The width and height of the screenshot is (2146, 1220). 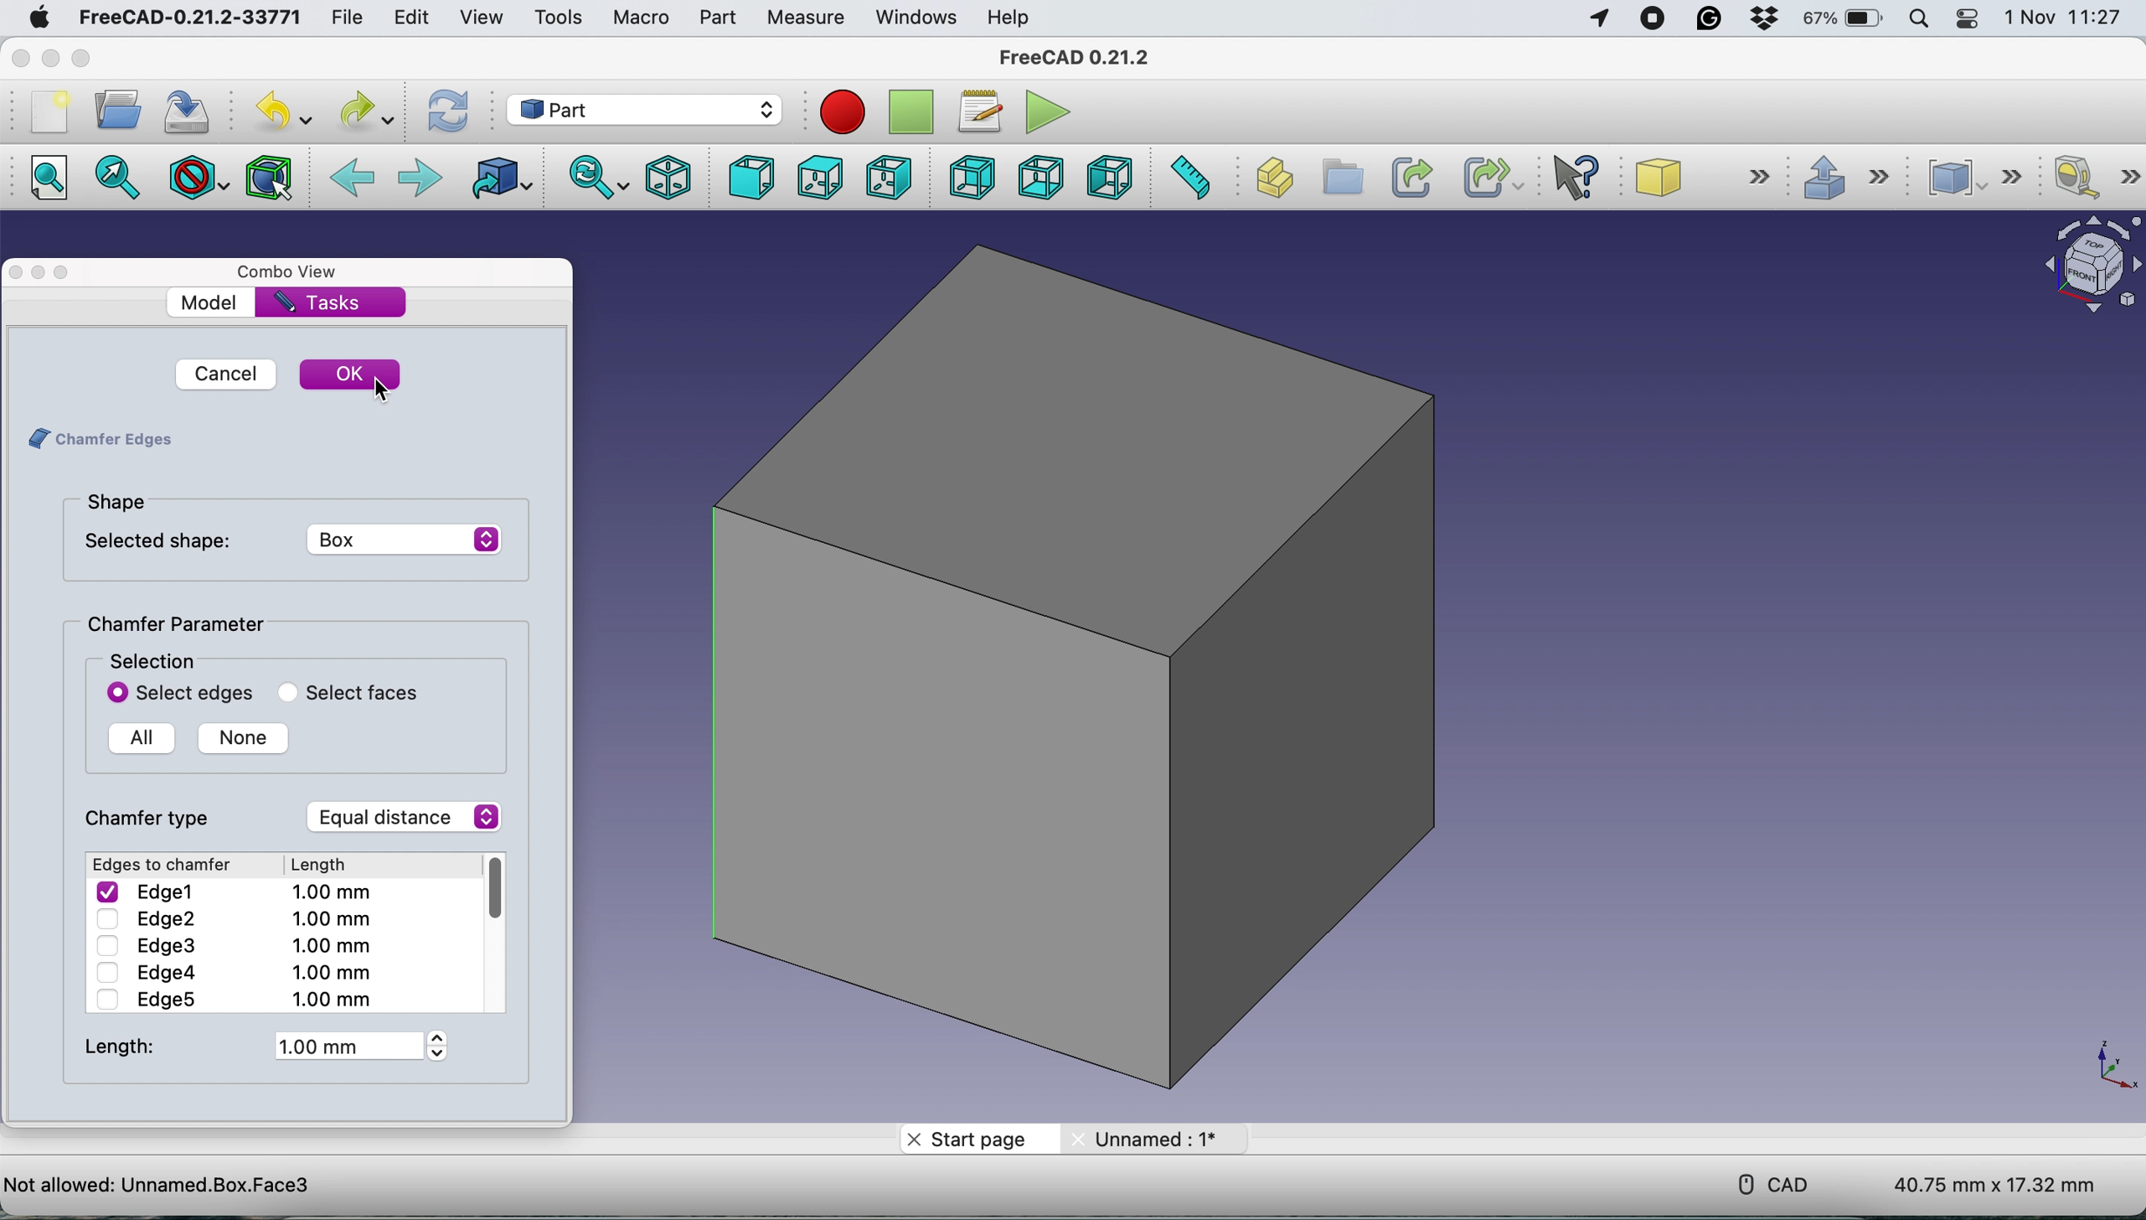 What do you see at coordinates (196, 177) in the screenshot?
I see `draw style` at bounding box center [196, 177].